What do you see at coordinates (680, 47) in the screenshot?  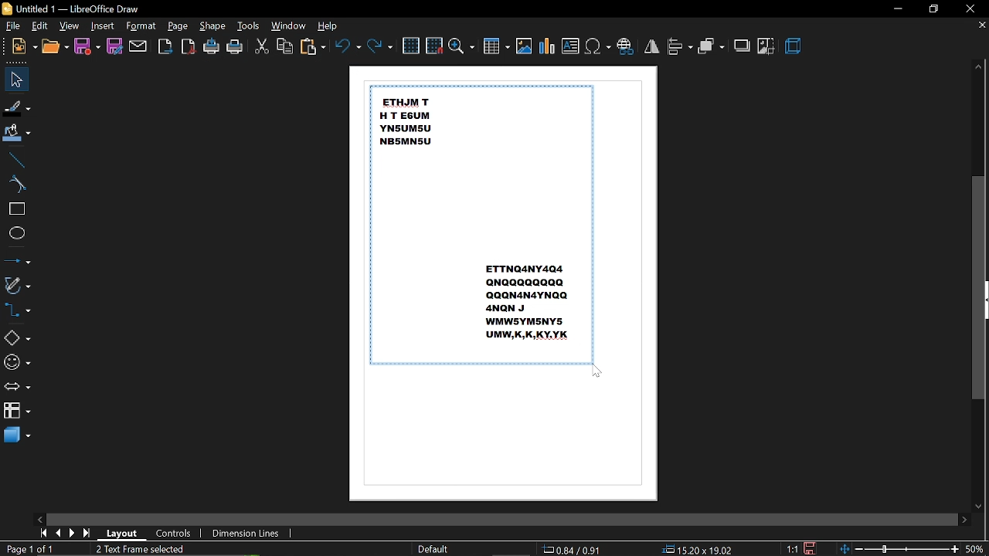 I see `align` at bounding box center [680, 47].